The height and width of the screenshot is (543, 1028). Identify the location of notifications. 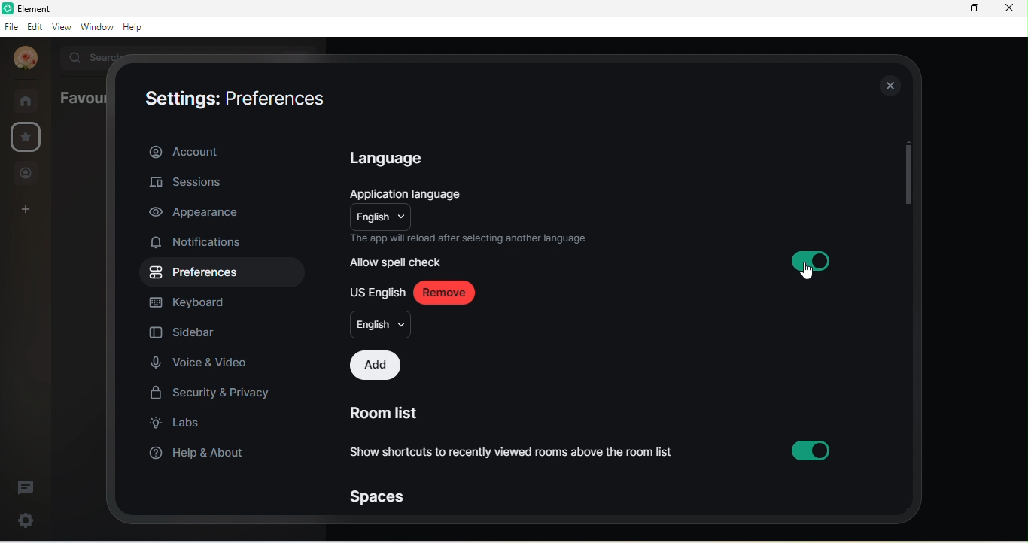
(207, 244).